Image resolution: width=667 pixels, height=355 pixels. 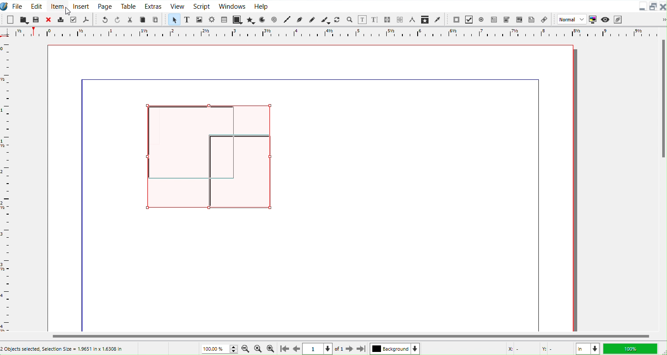 What do you see at coordinates (592, 20) in the screenshot?
I see `Toggle color` at bounding box center [592, 20].